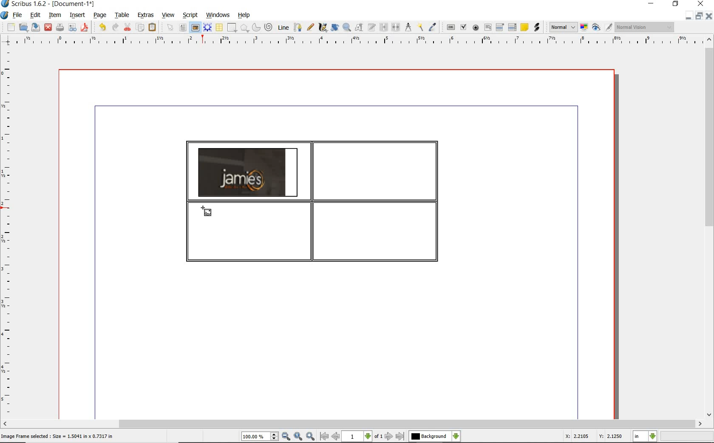 The image size is (714, 443). Describe the element at coordinates (451, 27) in the screenshot. I see `pdf push button` at that location.